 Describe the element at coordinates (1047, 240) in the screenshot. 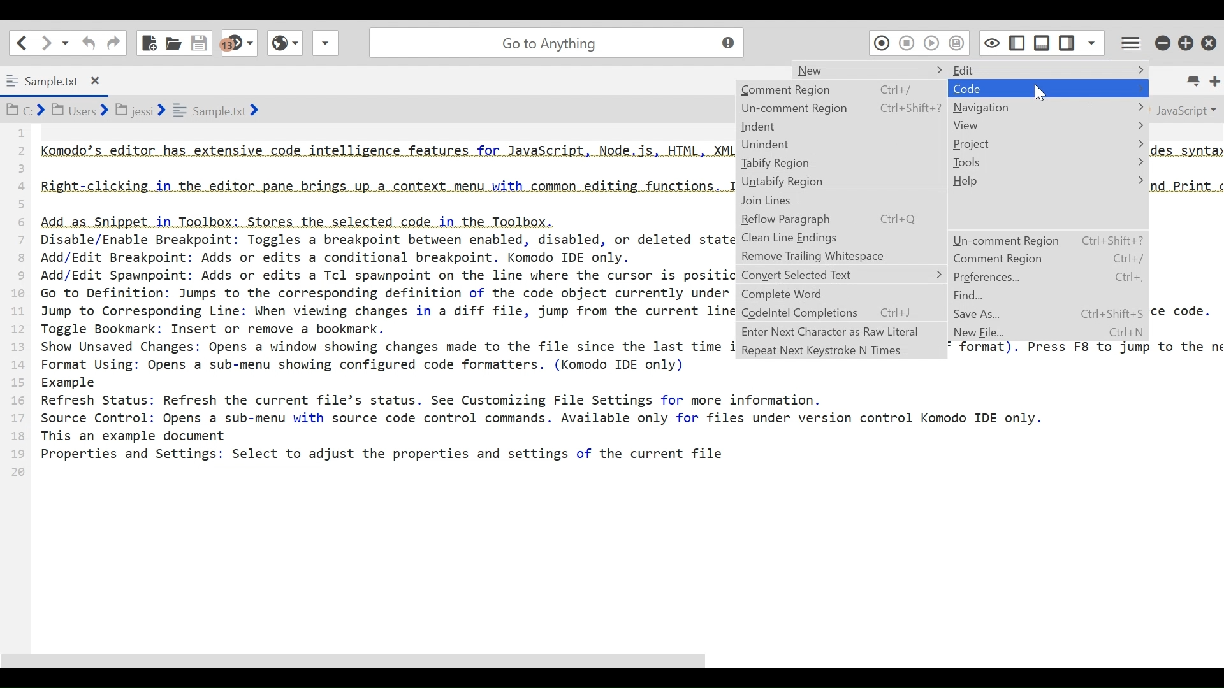

I see `Un-comment region` at that location.